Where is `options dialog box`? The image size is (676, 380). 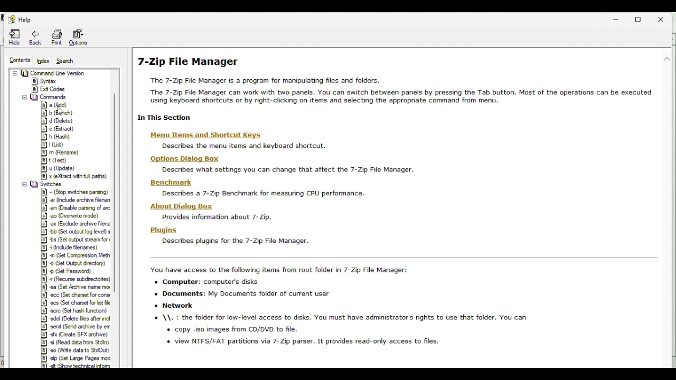 options dialog box is located at coordinates (182, 159).